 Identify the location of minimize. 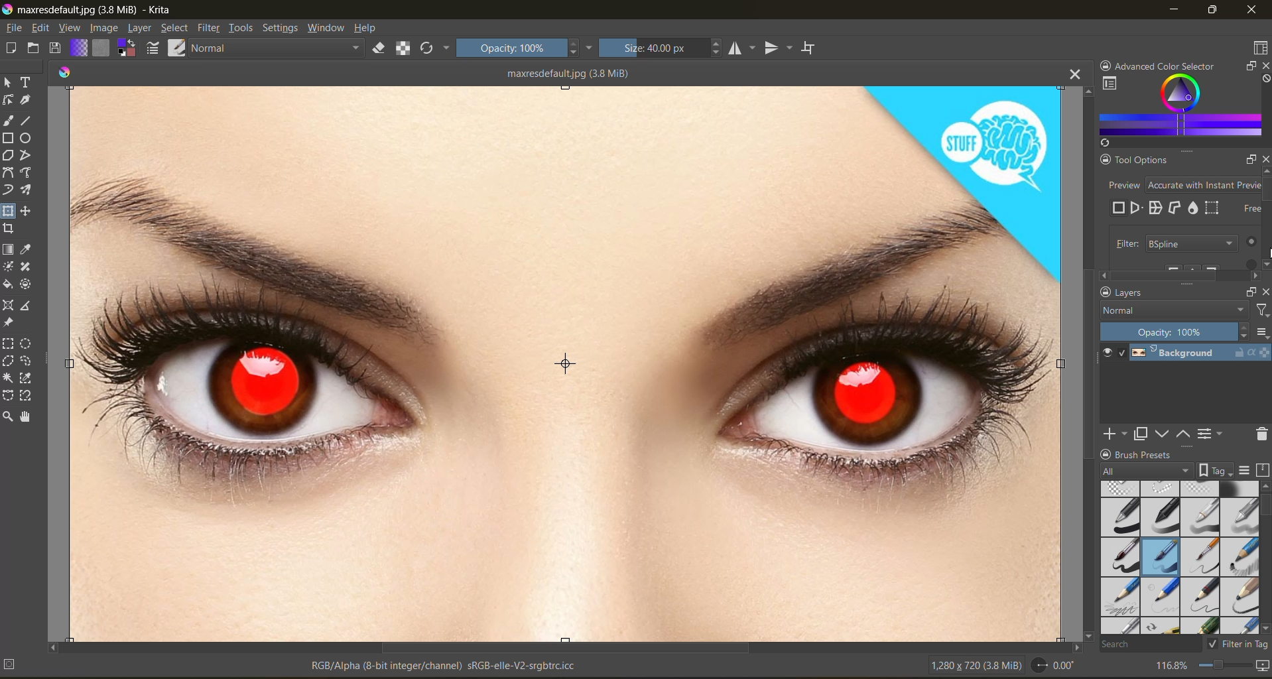
(1170, 12).